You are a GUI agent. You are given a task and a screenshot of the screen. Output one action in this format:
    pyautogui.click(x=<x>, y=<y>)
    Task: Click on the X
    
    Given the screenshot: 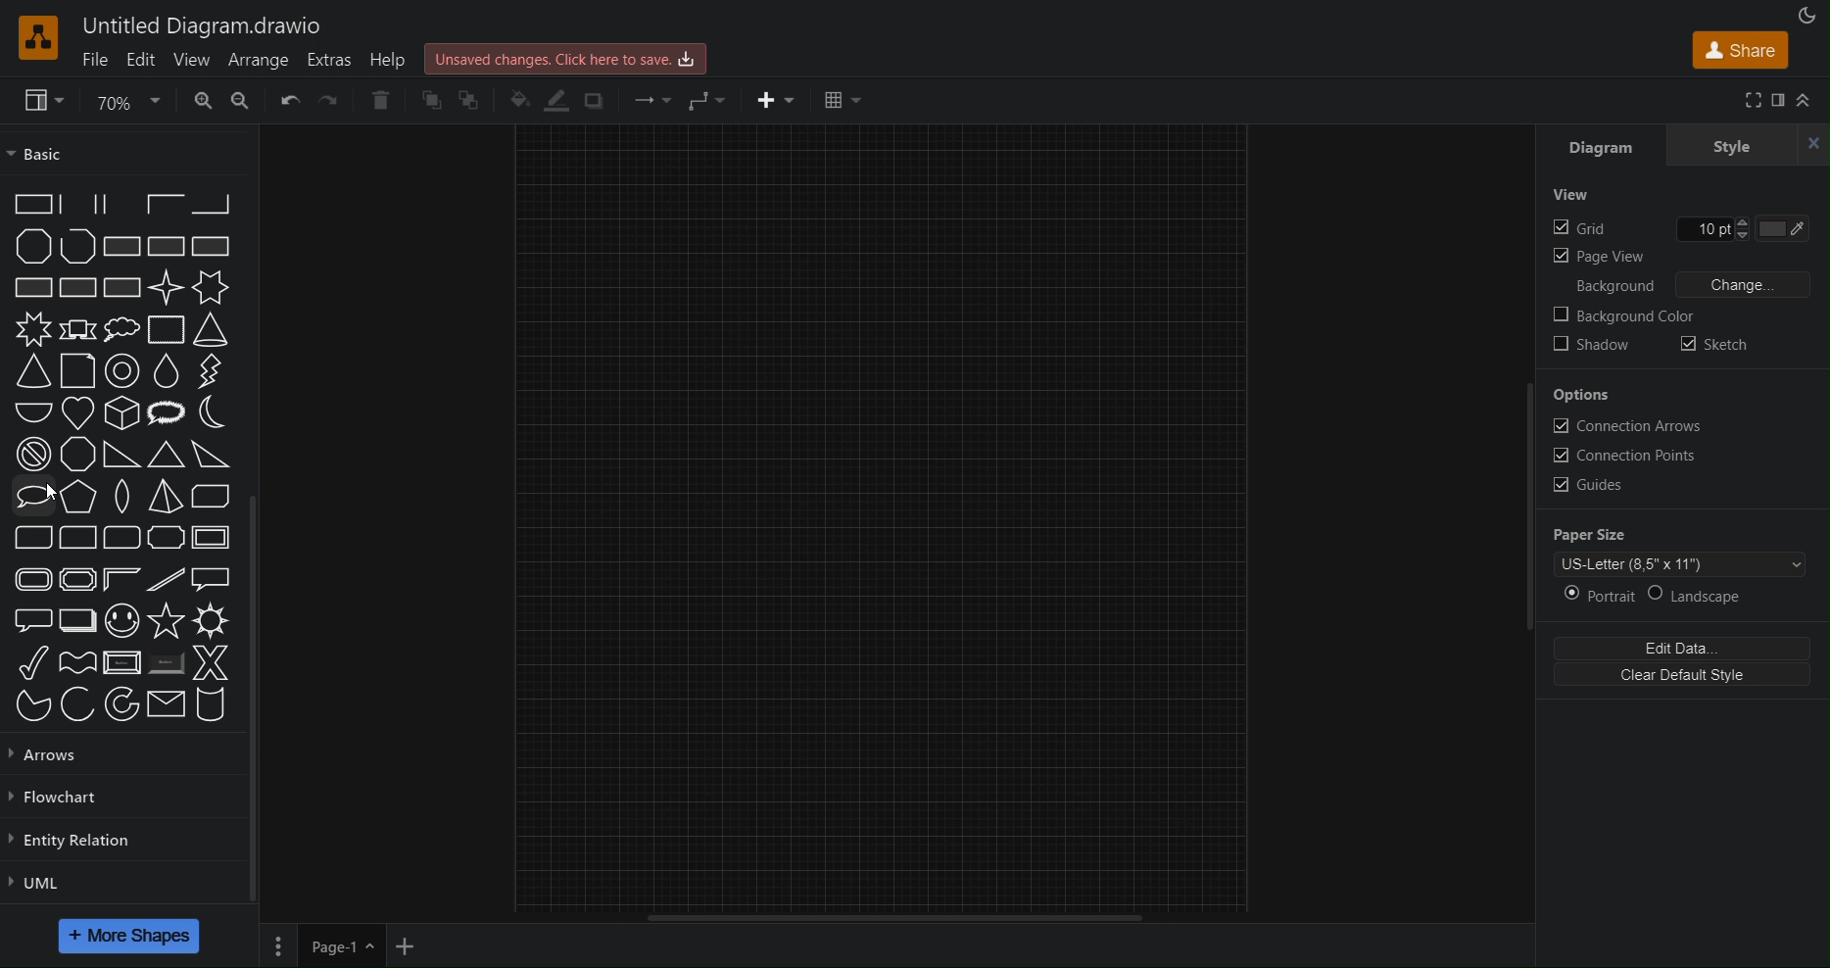 What is the action you would take?
    pyautogui.click(x=211, y=662)
    